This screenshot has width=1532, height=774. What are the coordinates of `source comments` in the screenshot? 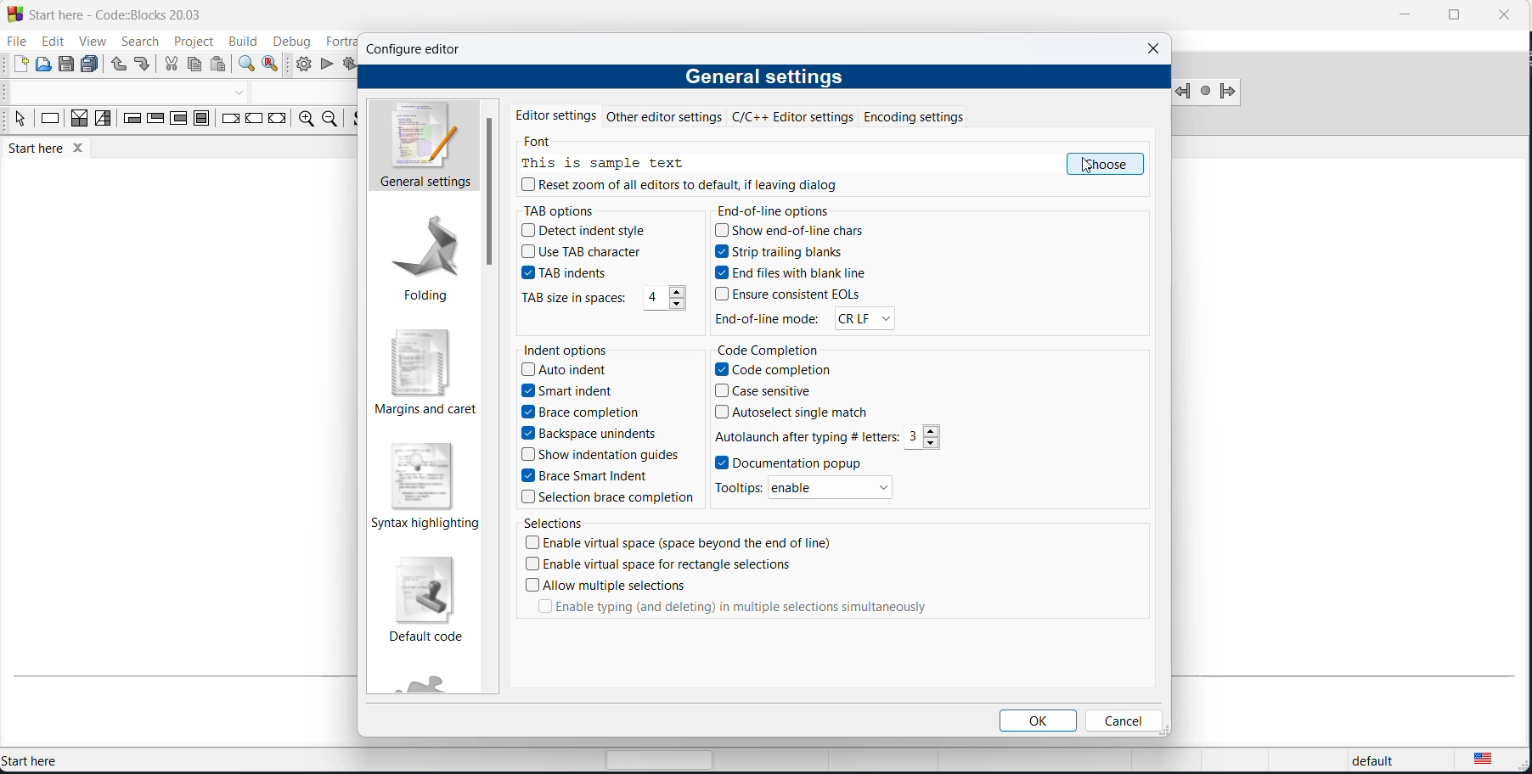 It's located at (355, 121).